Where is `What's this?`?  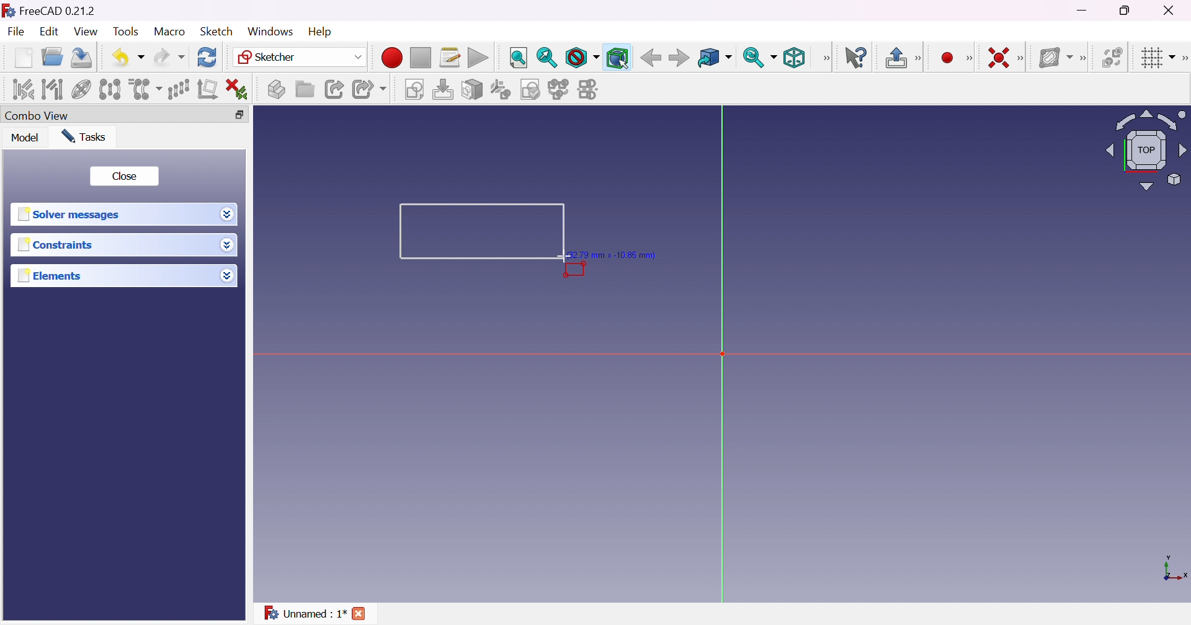 What's this? is located at coordinates (854, 58).